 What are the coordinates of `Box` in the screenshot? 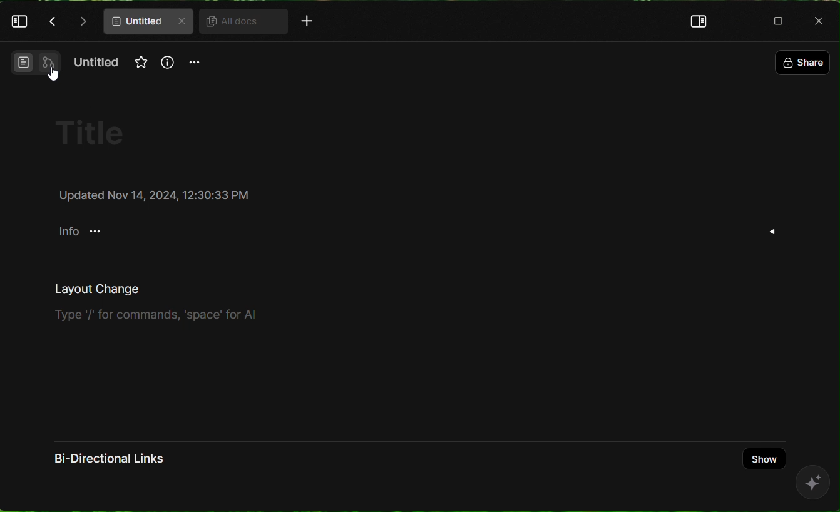 It's located at (782, 21).